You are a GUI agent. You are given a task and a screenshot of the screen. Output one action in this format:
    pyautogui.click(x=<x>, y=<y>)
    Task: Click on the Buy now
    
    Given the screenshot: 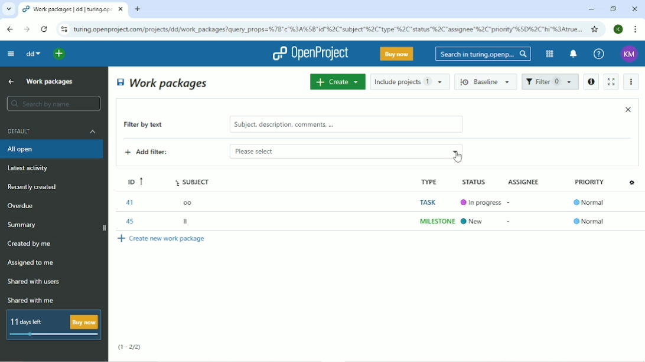 What is the action you would take?
    pyautogui.click(x=397, y=54)
    